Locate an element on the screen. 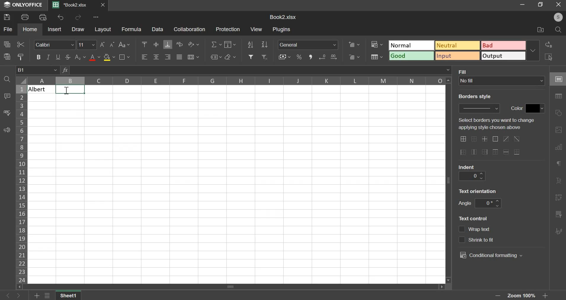 The image size is (566, 300). shrink to fit is located at coordinates (478, 240).